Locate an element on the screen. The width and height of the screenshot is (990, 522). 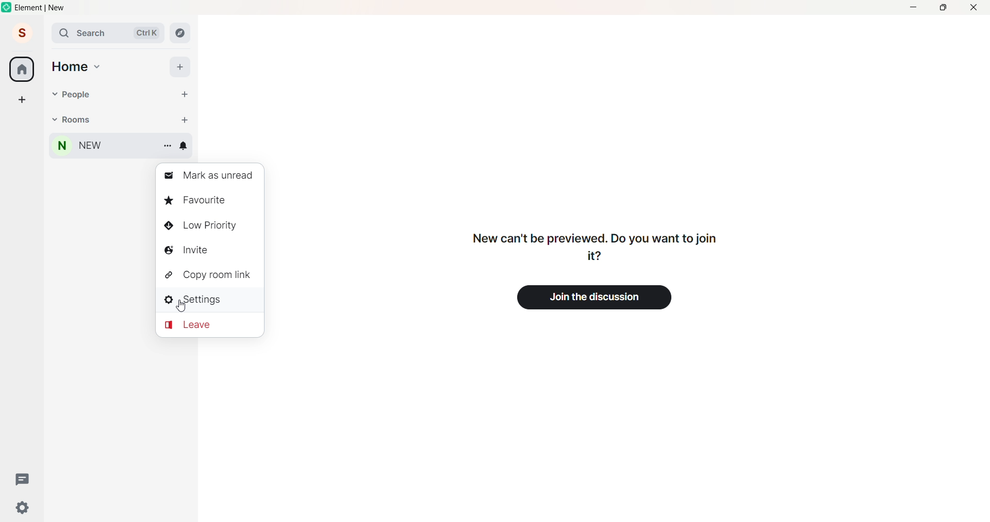
copy room link is located at coordinates (211, 275).